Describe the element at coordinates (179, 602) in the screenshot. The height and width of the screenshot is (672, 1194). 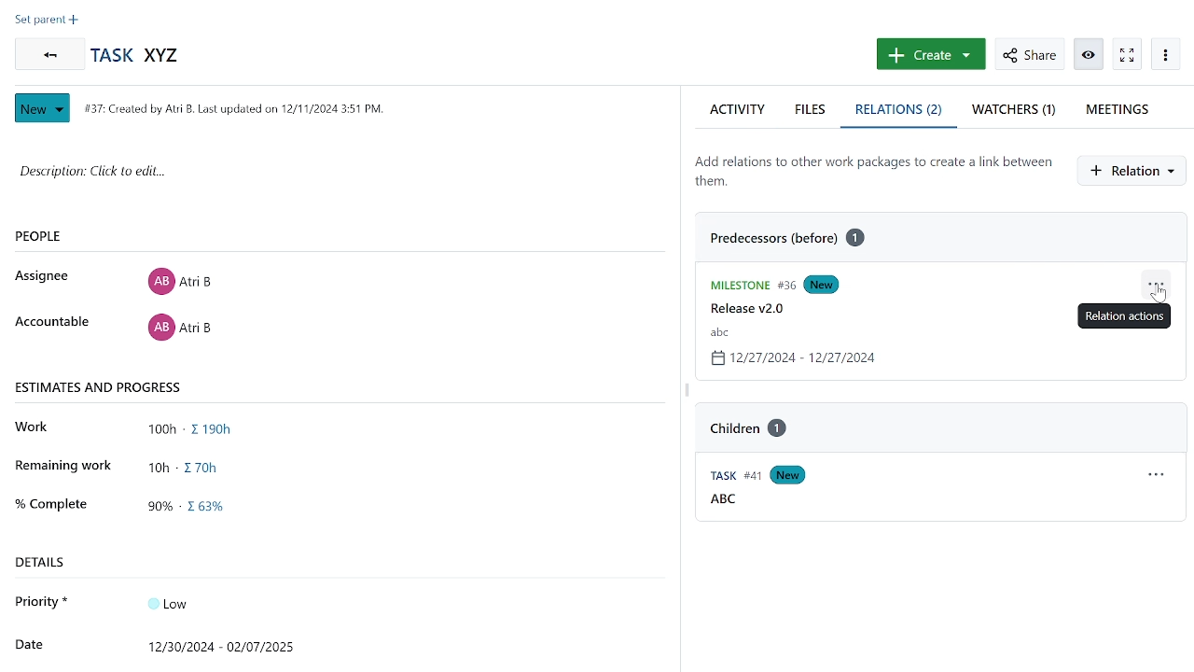
I see `` at that location.